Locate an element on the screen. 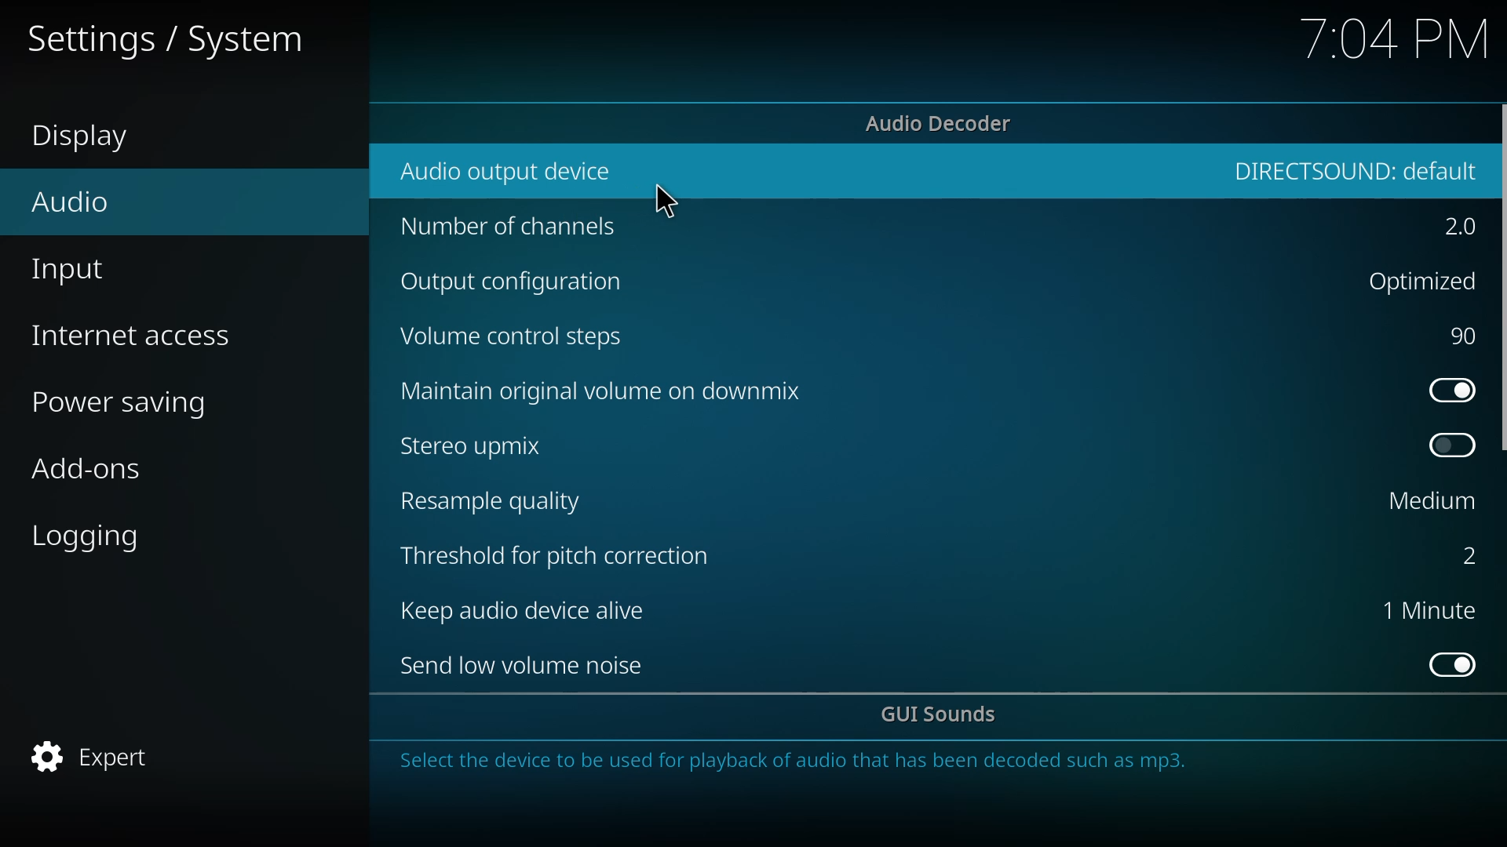 This screenshot has height=847, width=1507. maintain original volume is located at coordinates (606, 389).